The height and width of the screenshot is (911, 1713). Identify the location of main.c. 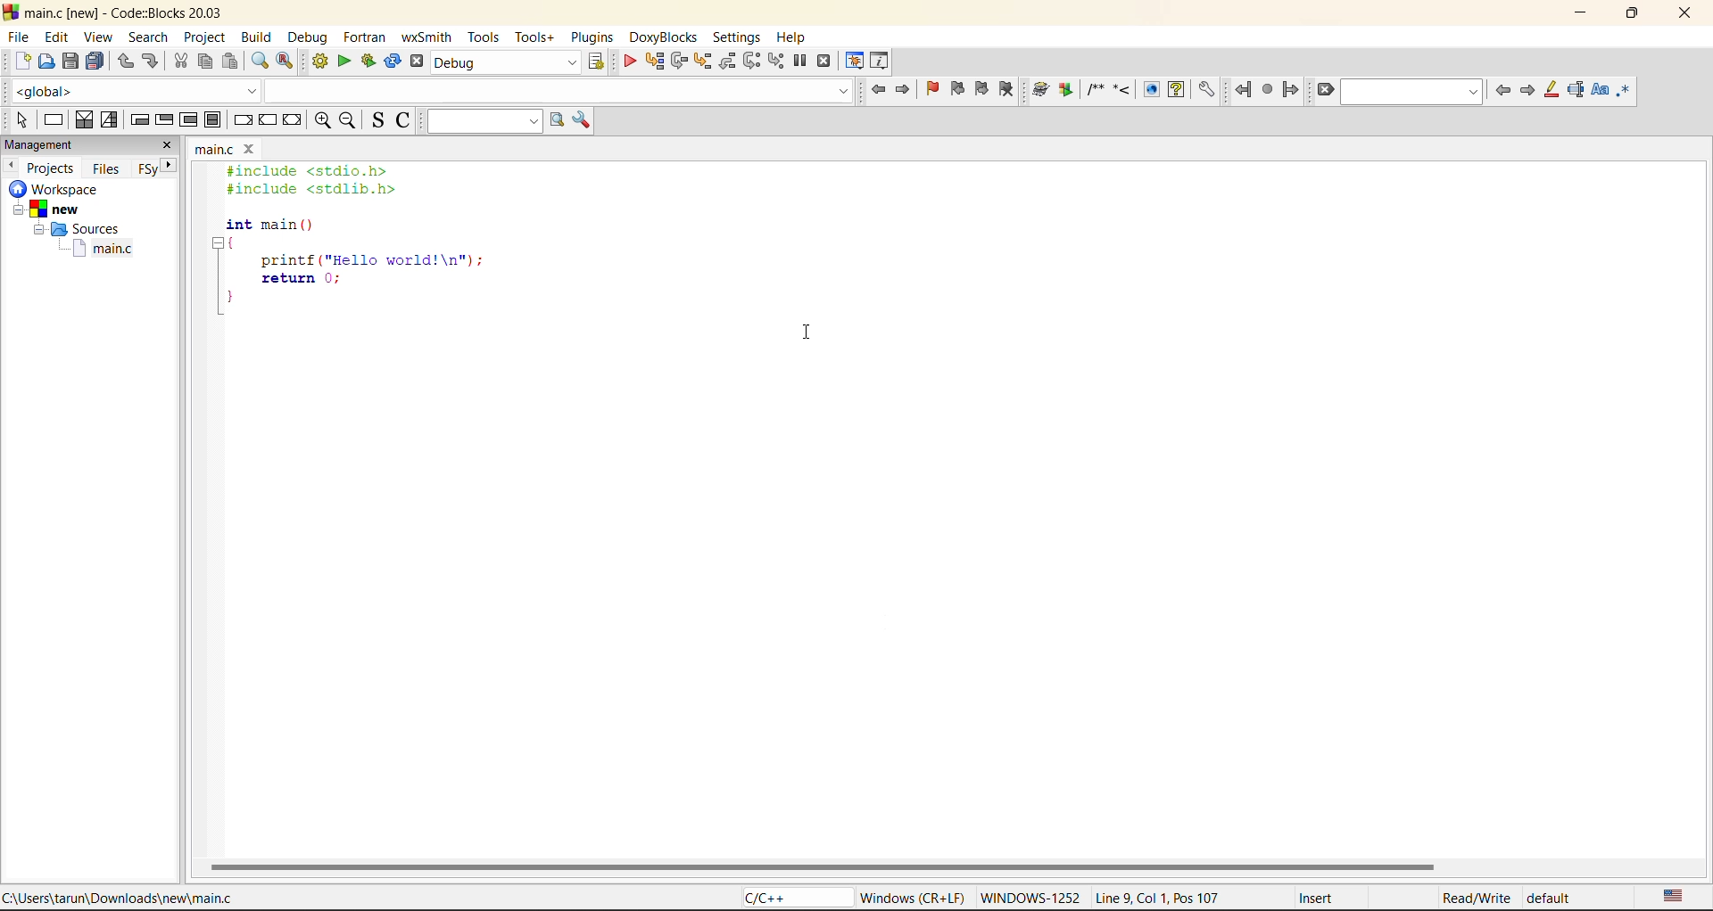
(107, 251).